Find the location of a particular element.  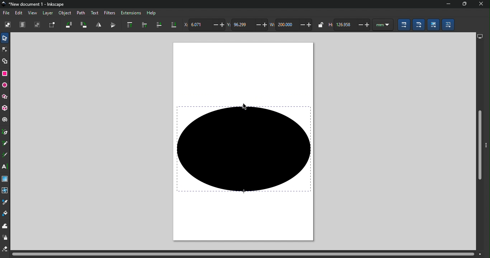

spray is located at coordinates (5, 238).